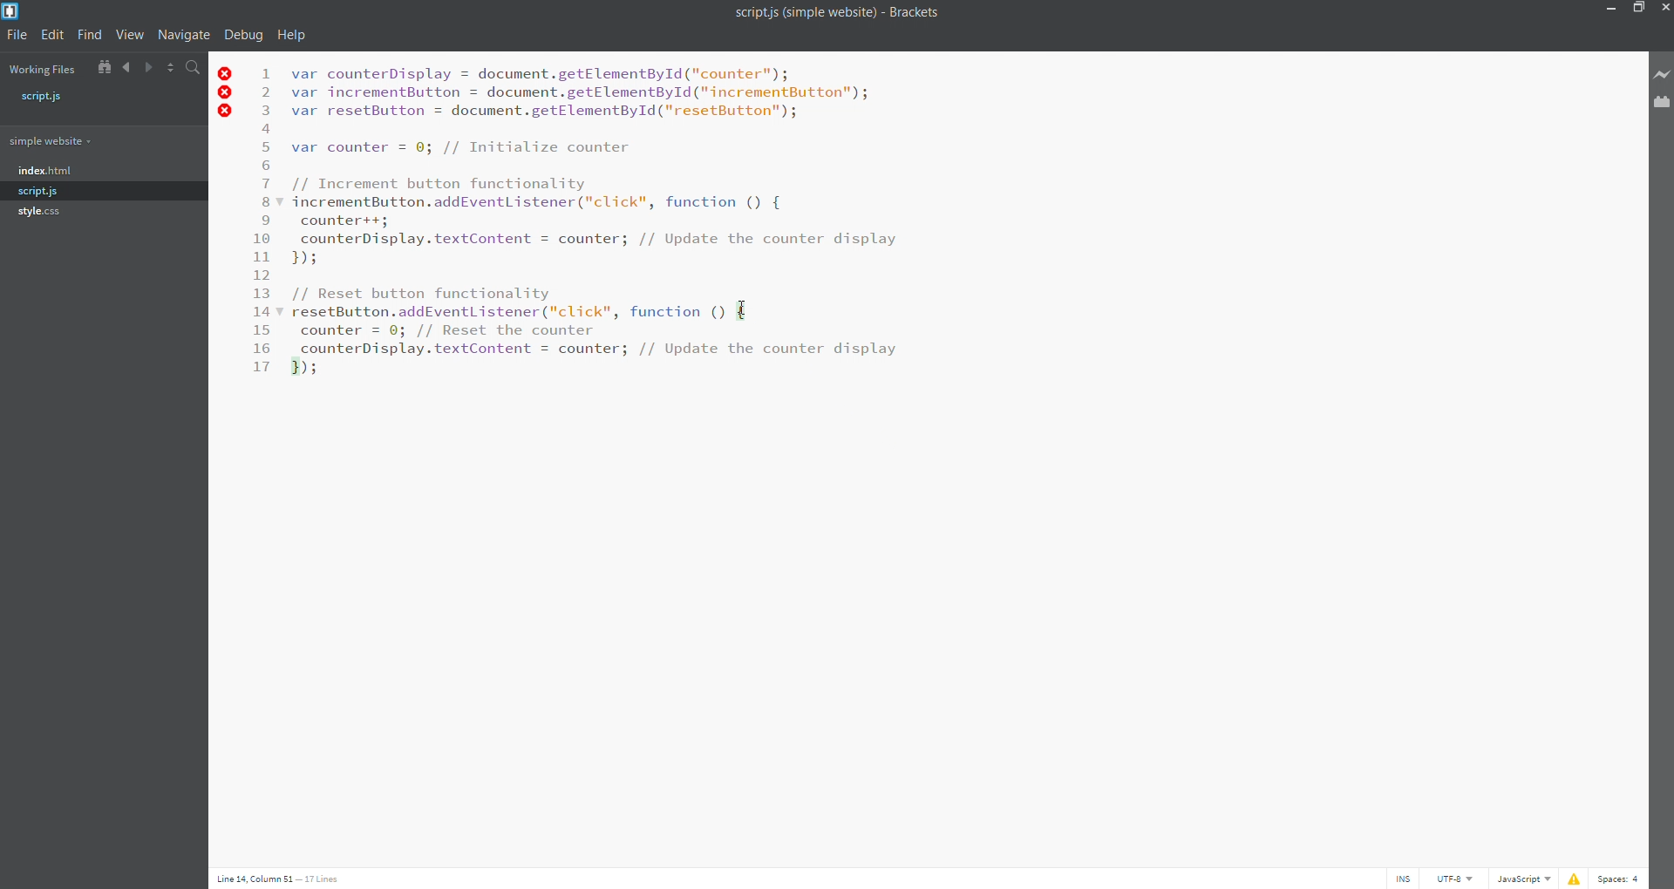 The height and width of the screenshot is (889, 1674). I want to click on minimize, so click(1611, 9).